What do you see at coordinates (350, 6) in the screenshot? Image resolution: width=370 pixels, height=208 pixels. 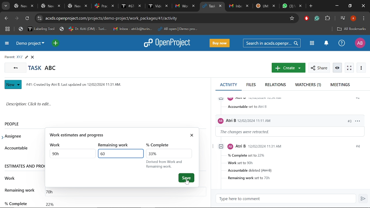 I see `Restore down` at bounding box center [350, 6].